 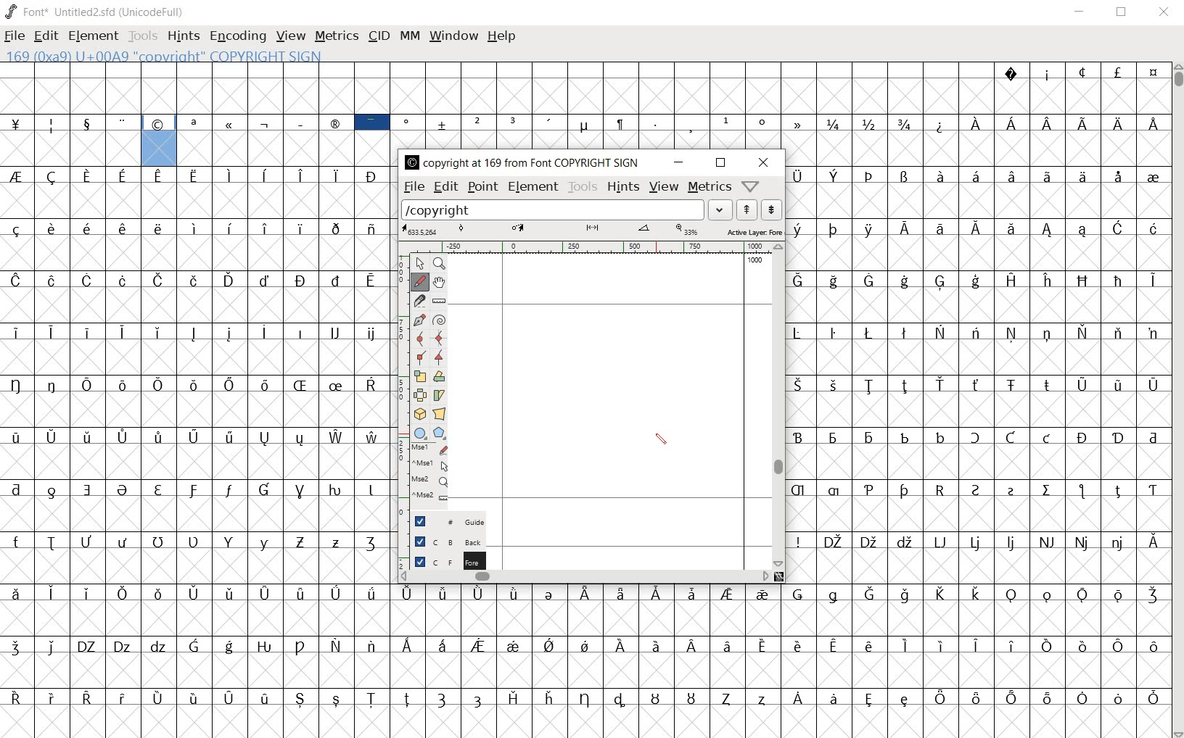 What do you see at coordinates (1080, 12) in the screenshot?
I see `minimize` at bounding box center [1080, 12].